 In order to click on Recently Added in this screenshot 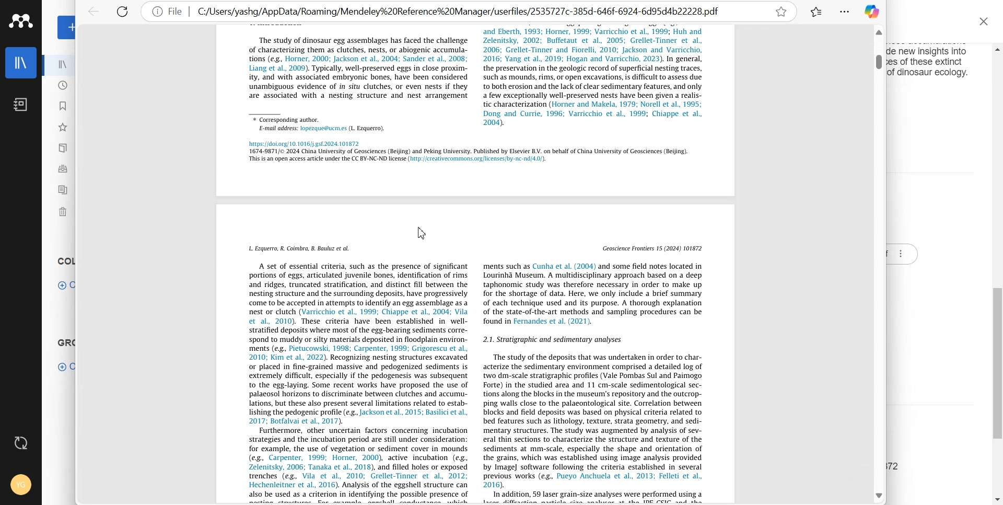, I will do `click(62, 86)`.